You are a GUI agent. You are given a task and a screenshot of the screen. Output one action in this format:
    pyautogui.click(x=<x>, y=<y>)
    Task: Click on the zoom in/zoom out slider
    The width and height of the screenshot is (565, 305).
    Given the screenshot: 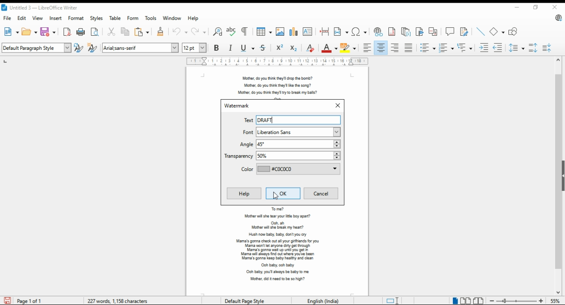 What is the action you would take?
    pyautogui.click(x=516, y=301)
    